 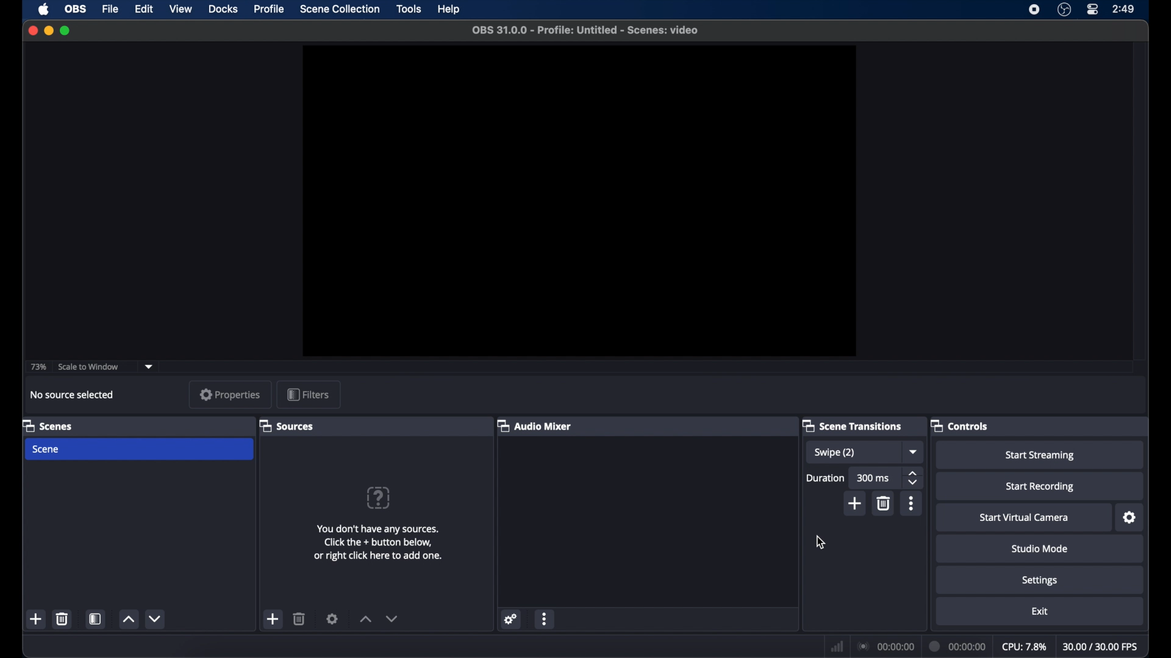 I want to click on connection, so click(x=884, y=646).